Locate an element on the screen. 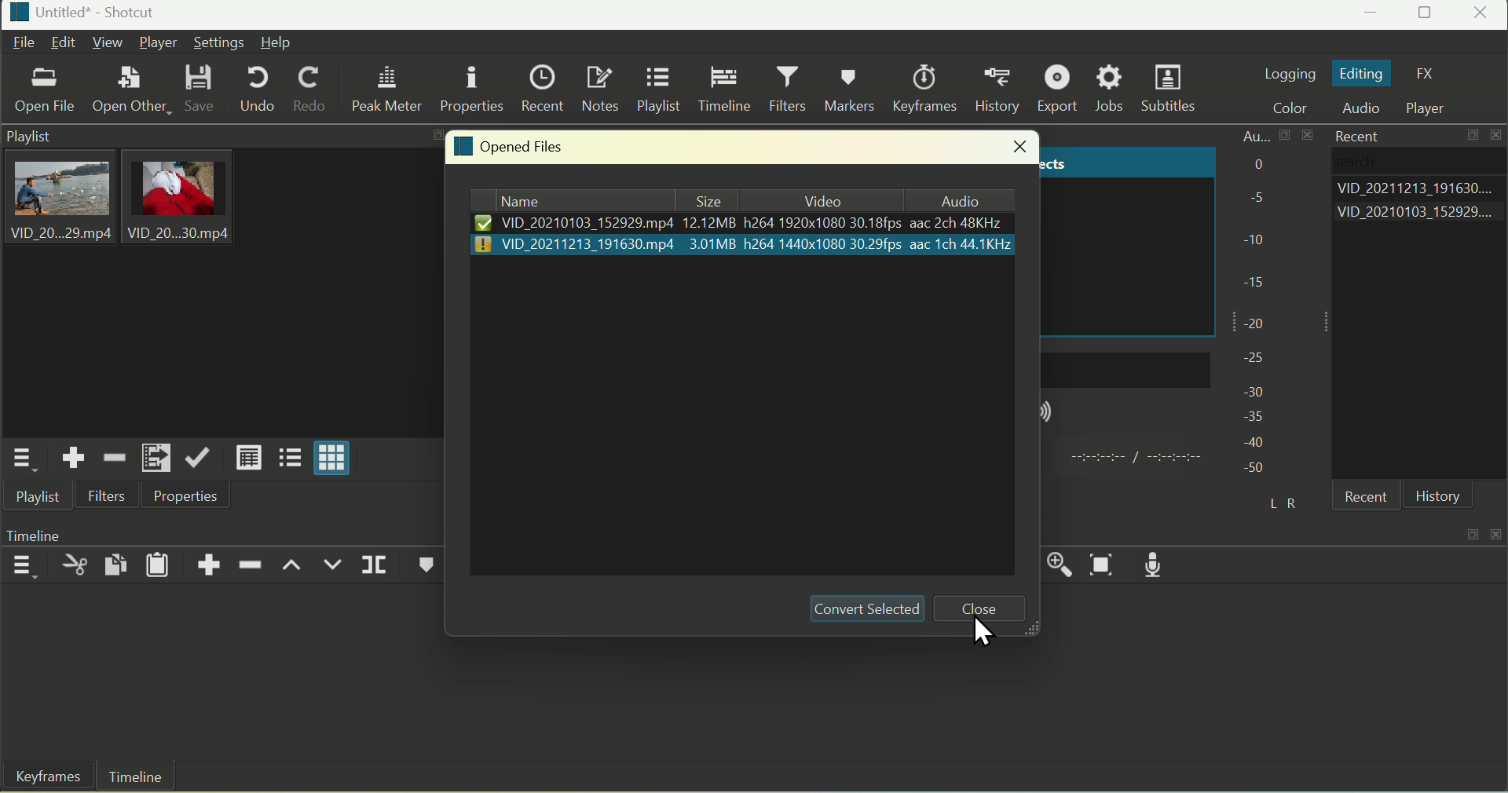 Image resolution: width=1508 pixels, height=793 pixels. Open Other is located at coordinates (128, 86).